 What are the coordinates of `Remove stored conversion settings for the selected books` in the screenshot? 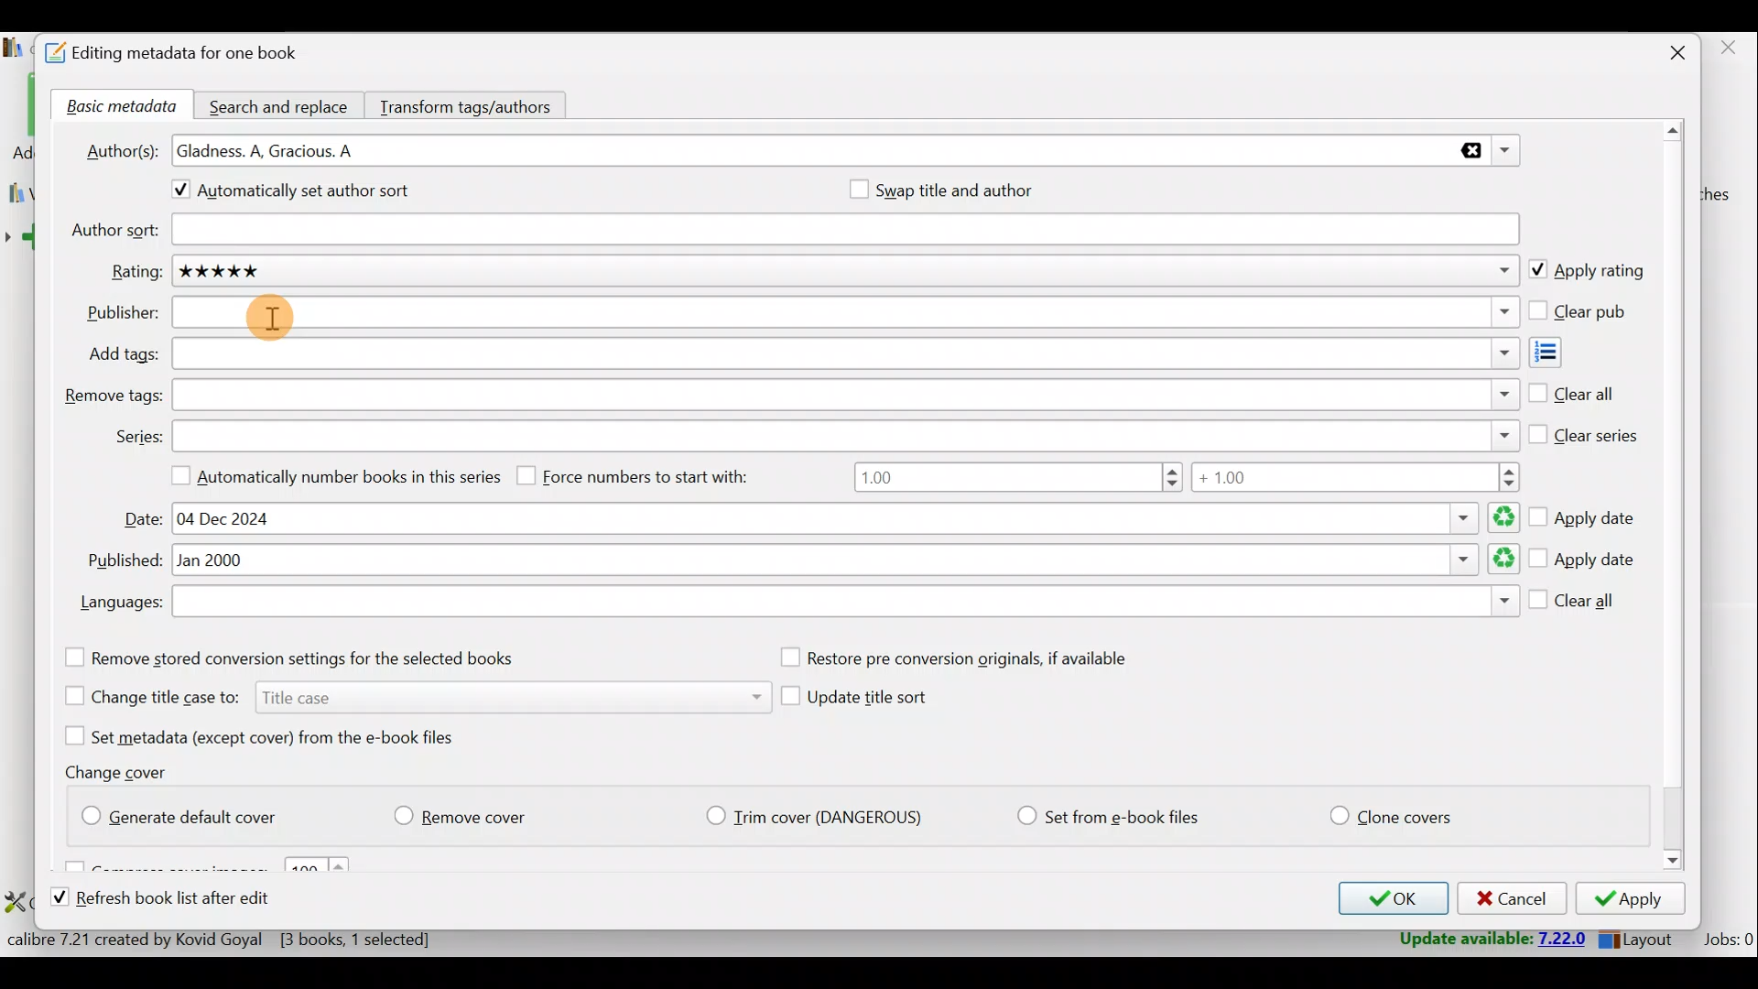 It's located at (314, 658).